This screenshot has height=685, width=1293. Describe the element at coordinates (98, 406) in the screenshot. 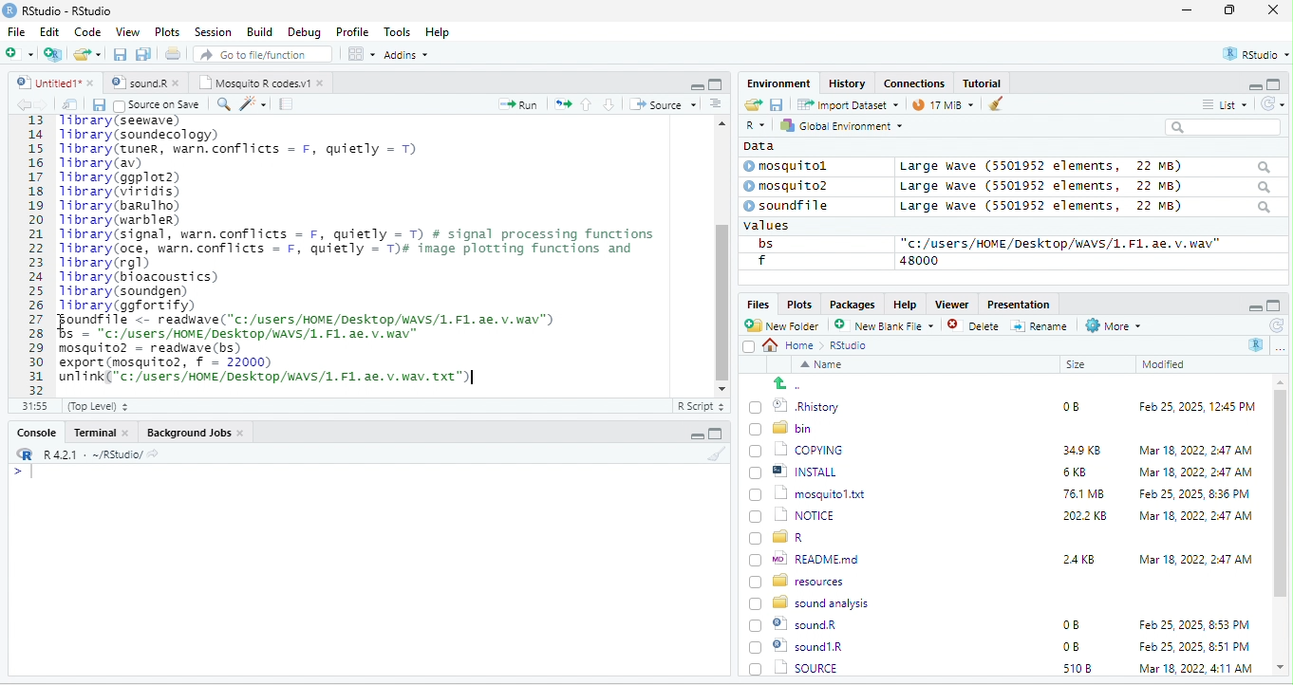

I see `(Top Level) +` at that location.